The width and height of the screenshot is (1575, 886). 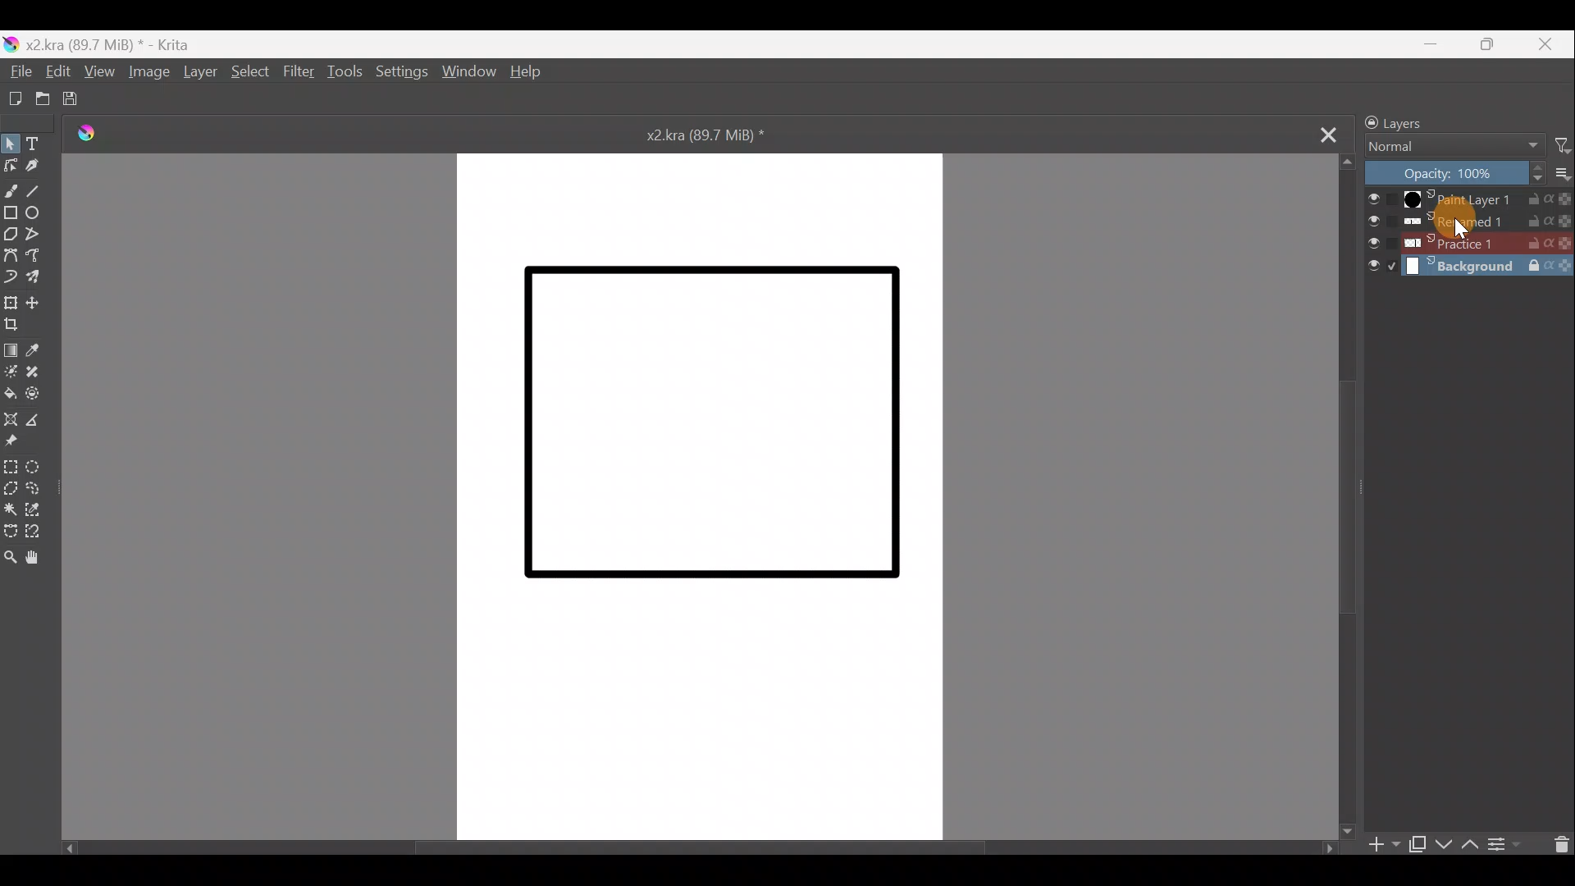 What do you see at coordinates (38, 559) in the screenshot?
I see `Pan tool` at bounding box center [38, 559].